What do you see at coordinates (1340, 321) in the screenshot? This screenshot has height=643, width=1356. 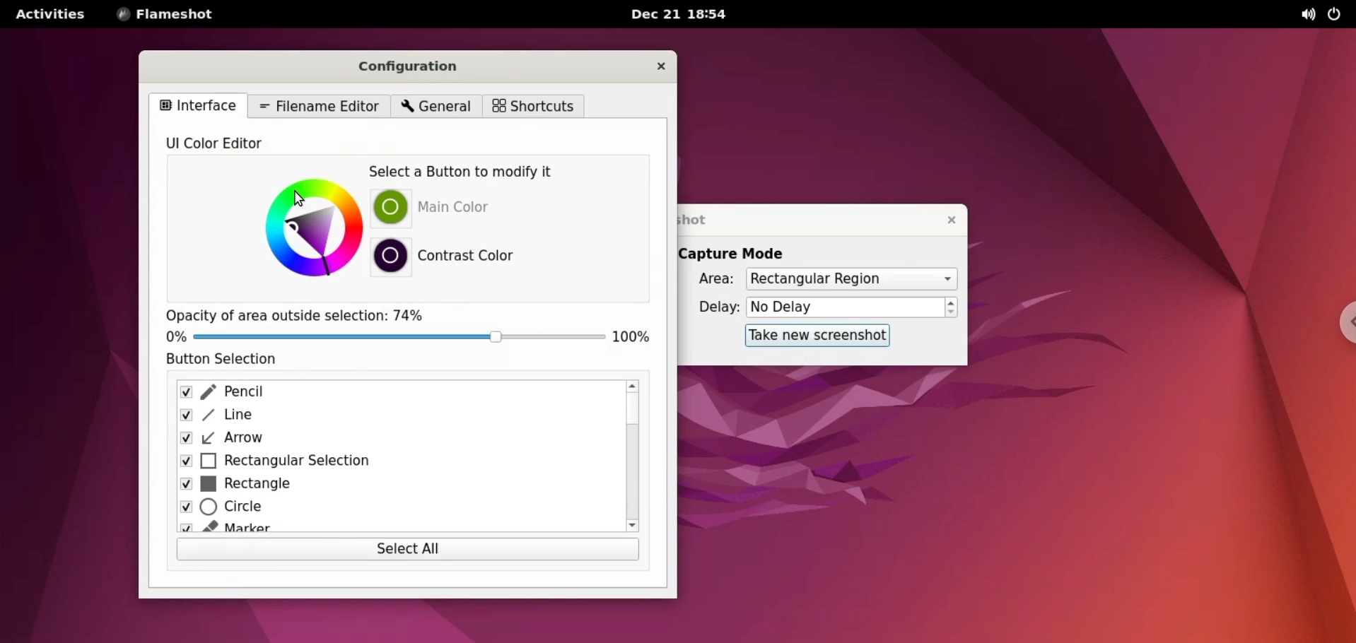 I see `chrome options` at bounding box center [1340, 321].